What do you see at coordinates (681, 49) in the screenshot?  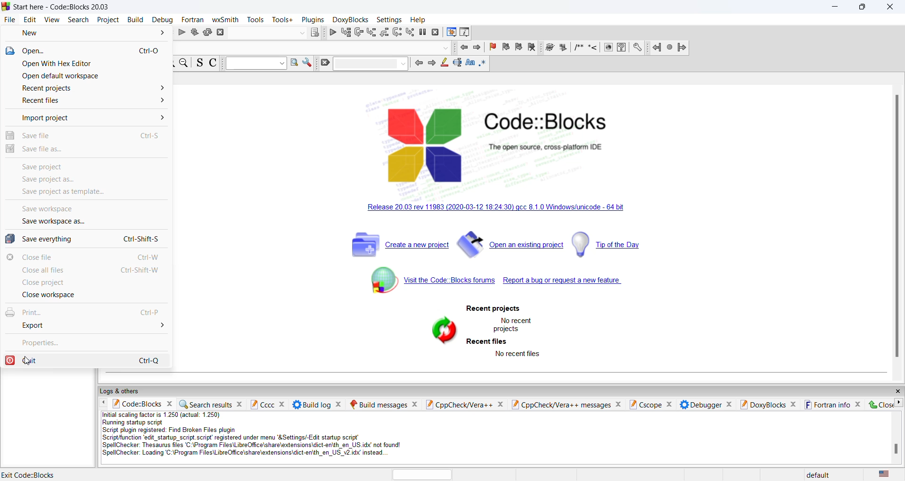 I see `jump forward` at bounding box center [681, 49].